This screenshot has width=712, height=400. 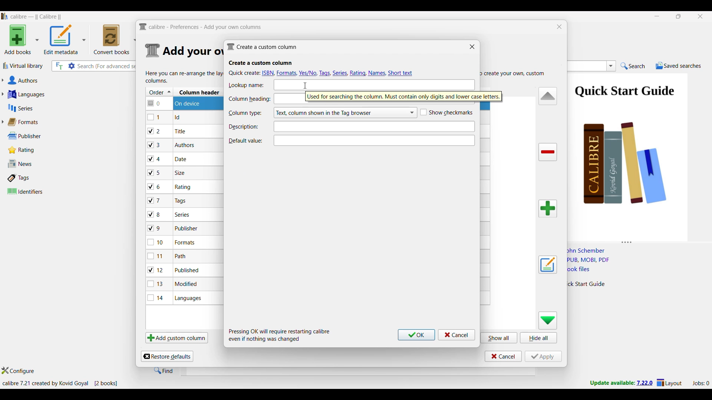 I want to click on Order column, current sorting, so click(x=159, y=92).